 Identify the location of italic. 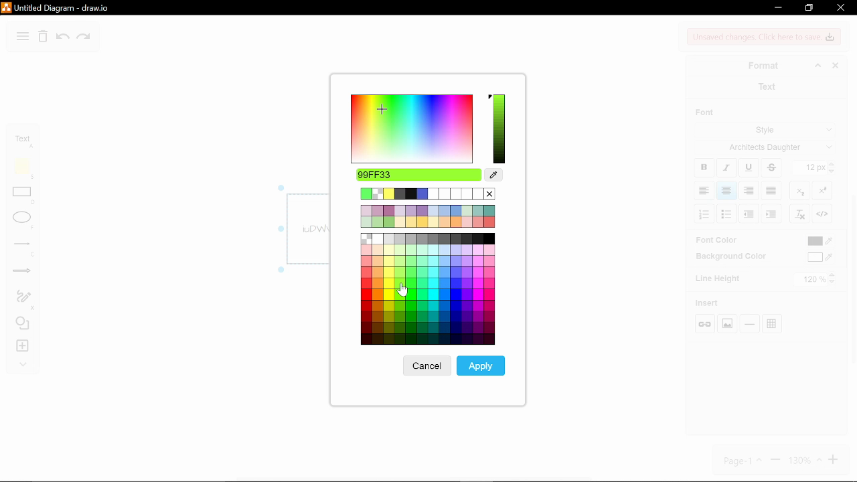
(727, 167).